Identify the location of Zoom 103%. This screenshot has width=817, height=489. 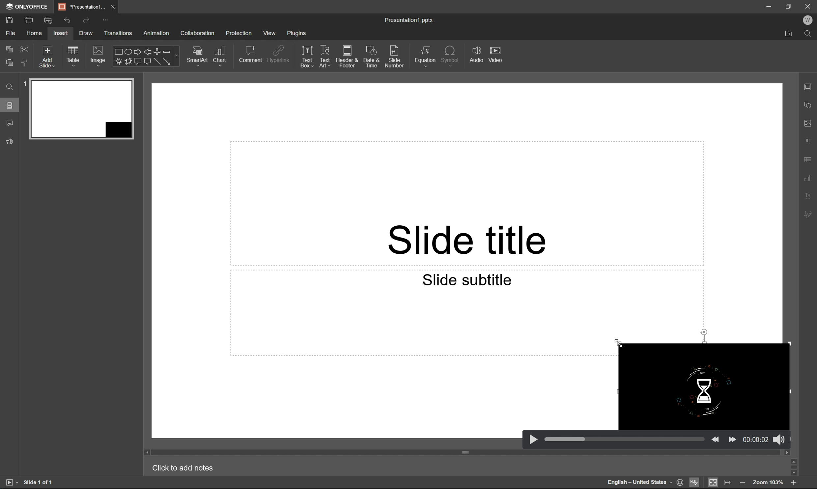
(769, 483).